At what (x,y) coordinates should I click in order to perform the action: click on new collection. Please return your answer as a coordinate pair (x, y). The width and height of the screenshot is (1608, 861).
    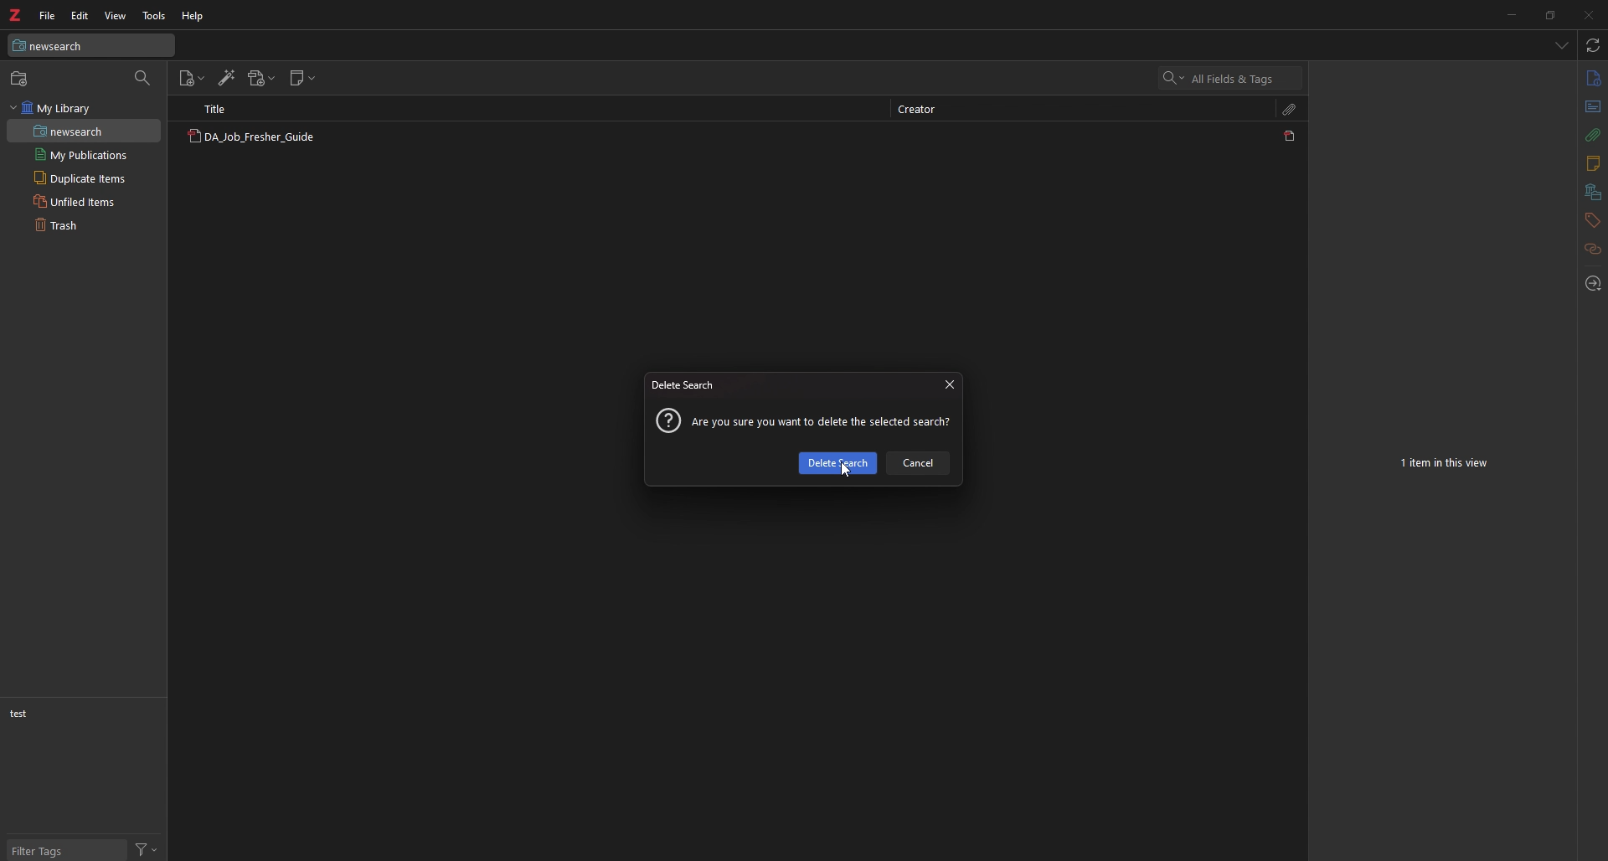
    Looking at the image, I should click on (20, 79).